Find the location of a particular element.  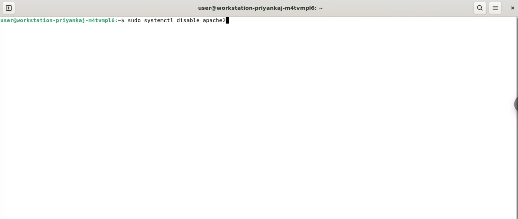

user@workstation-priyankaj-m4tvmpl6:~$ is located at coordinates (63, 22).